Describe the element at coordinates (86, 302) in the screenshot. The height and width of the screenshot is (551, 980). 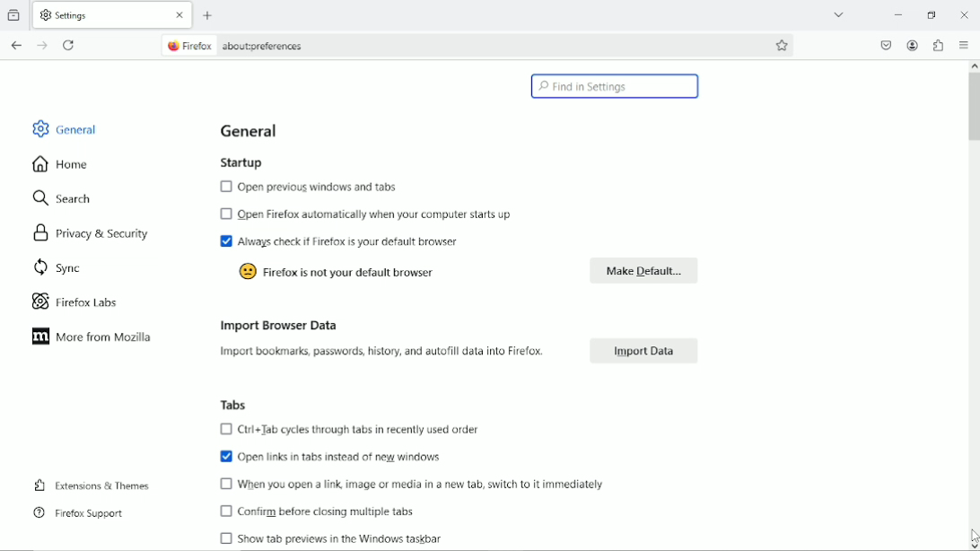
I see `Firefox labs` at that location.